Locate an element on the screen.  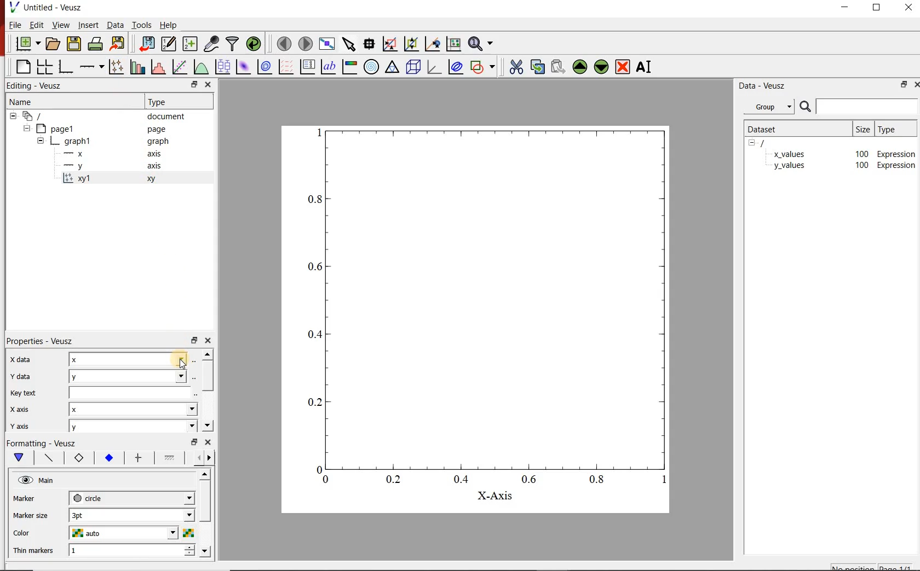
3d scene is located at coordinates (415, 68).